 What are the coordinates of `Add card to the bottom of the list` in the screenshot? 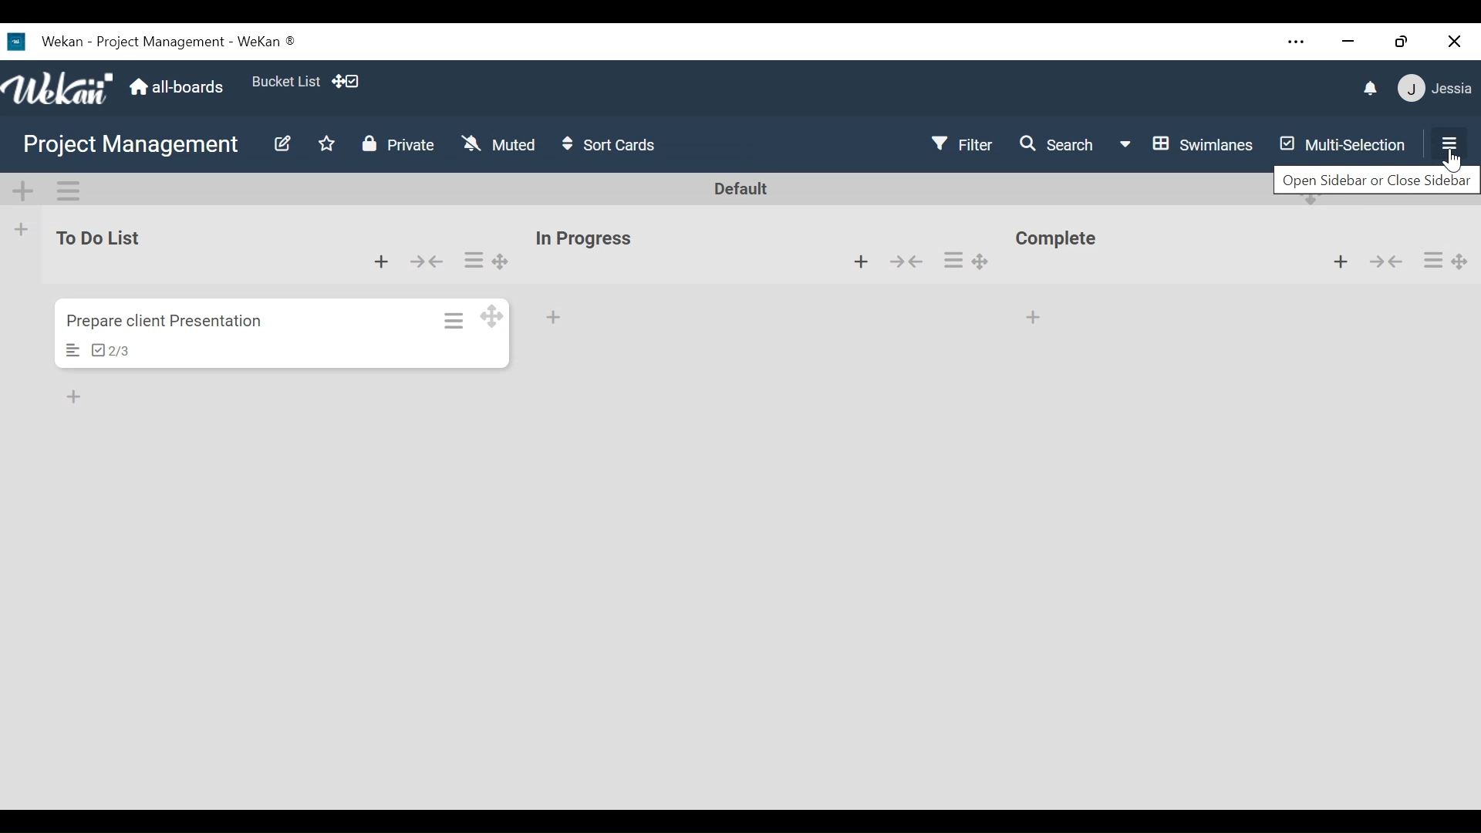 It's located at (862, 261).